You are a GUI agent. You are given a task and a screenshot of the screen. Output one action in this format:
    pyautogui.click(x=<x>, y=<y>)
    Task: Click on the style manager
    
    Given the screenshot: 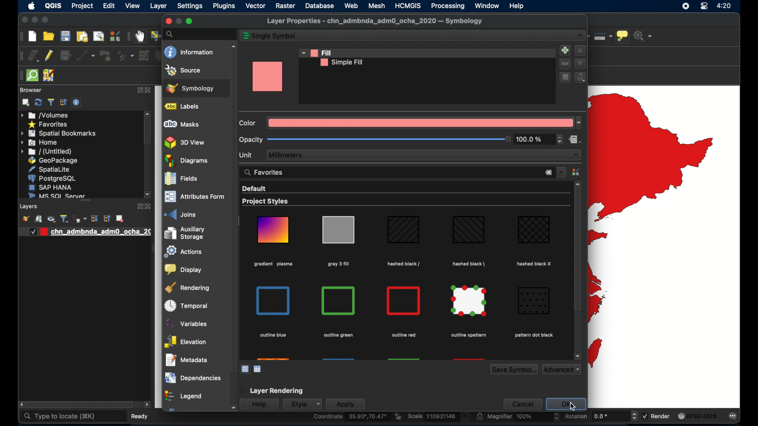 What is the action you would take?
    pyautogui.click(x=577, y=172)
    